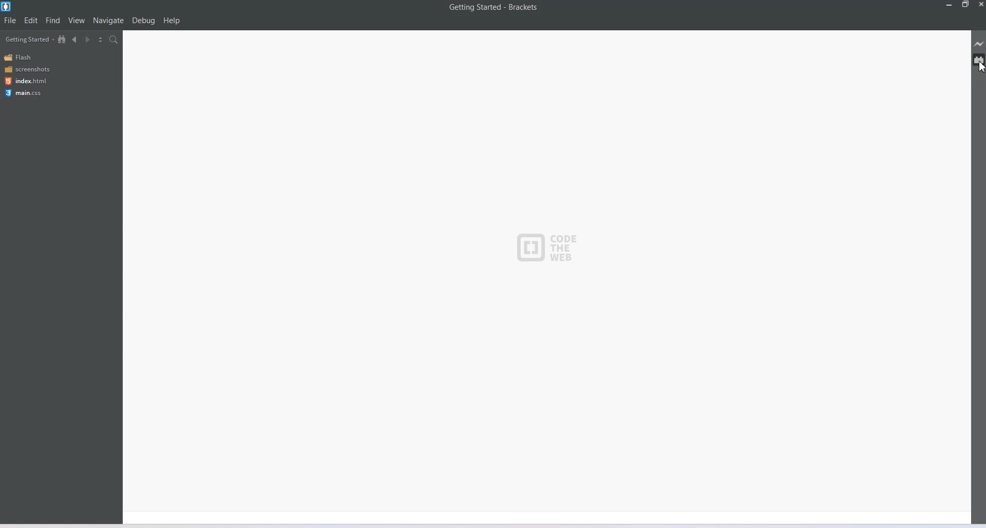 The height and width of the screenshot is (528, 986). What do you see at coordinates (980, 66) in the screenshot?
I see `cursor` at bounding box center [980, 66].